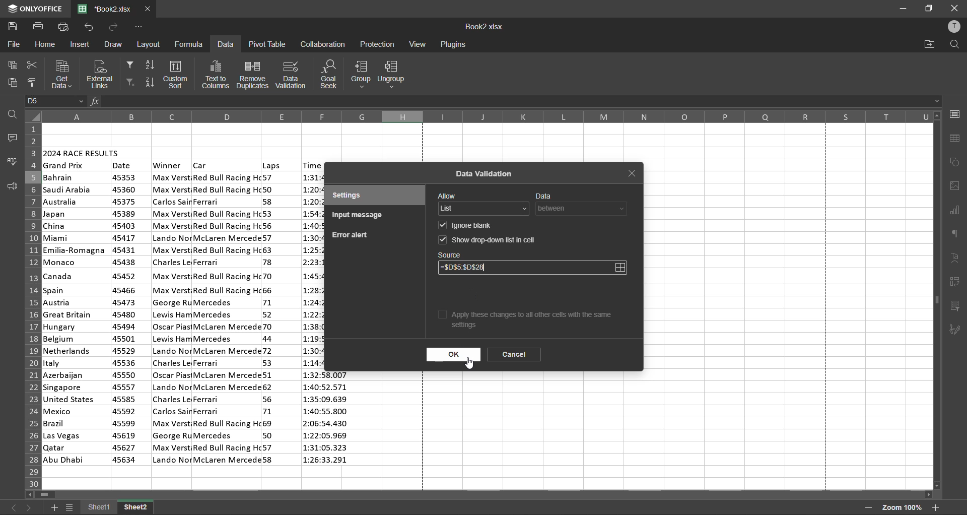 The height and width of the screenshot is (515, 967). I want to click on text, so click(956, 258).